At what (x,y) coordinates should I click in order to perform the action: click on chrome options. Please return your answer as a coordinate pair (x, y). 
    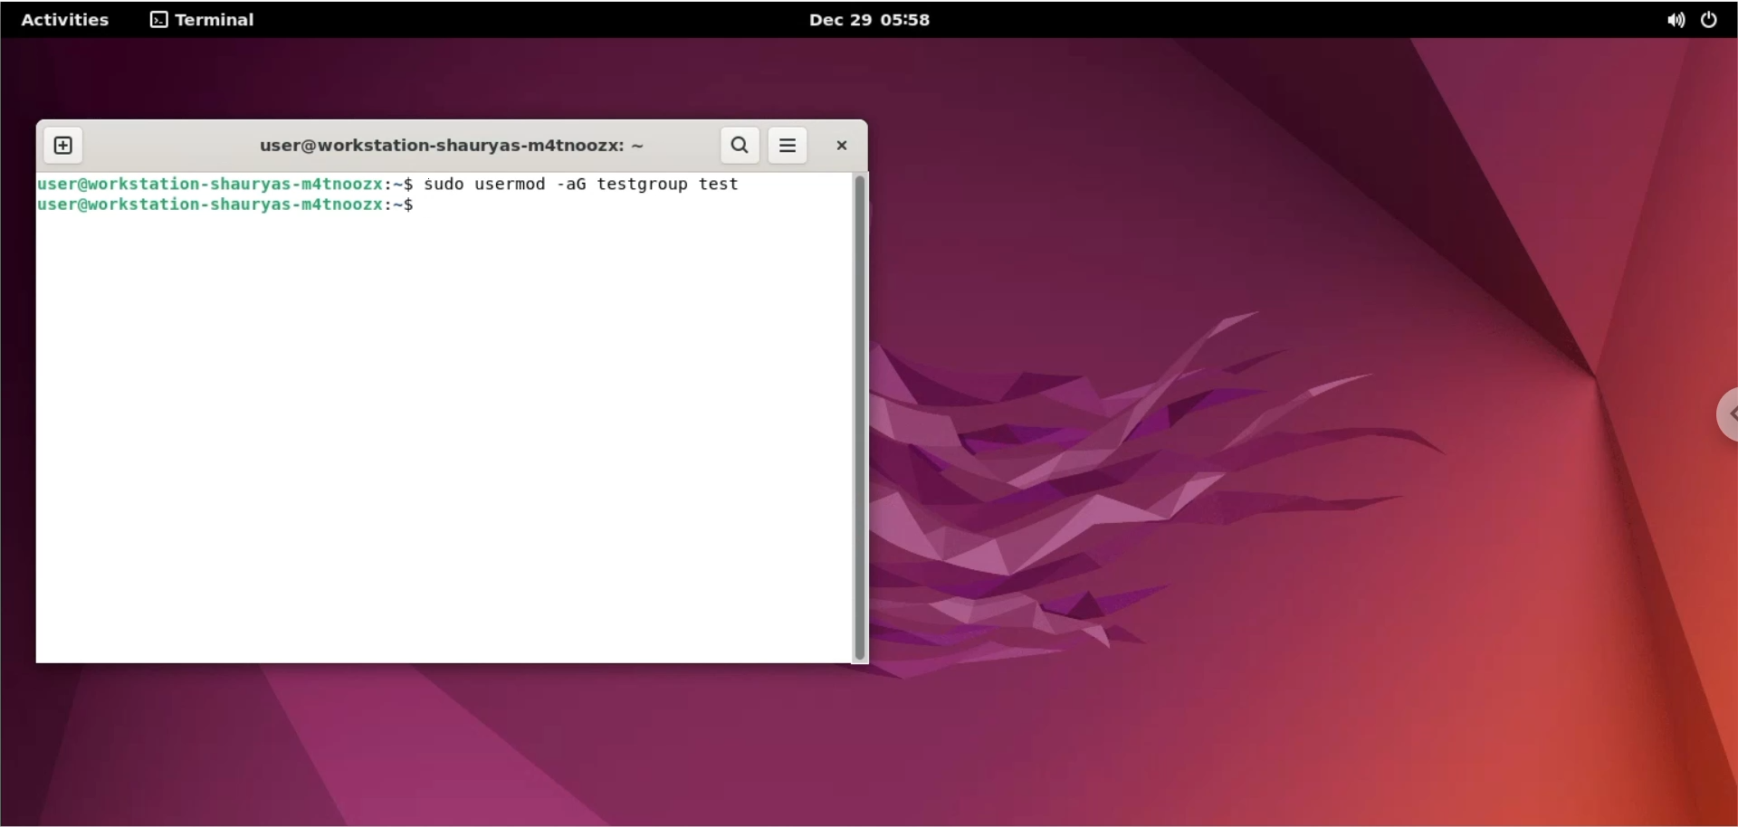
    Looking at the image, I should click on (1721, 413).